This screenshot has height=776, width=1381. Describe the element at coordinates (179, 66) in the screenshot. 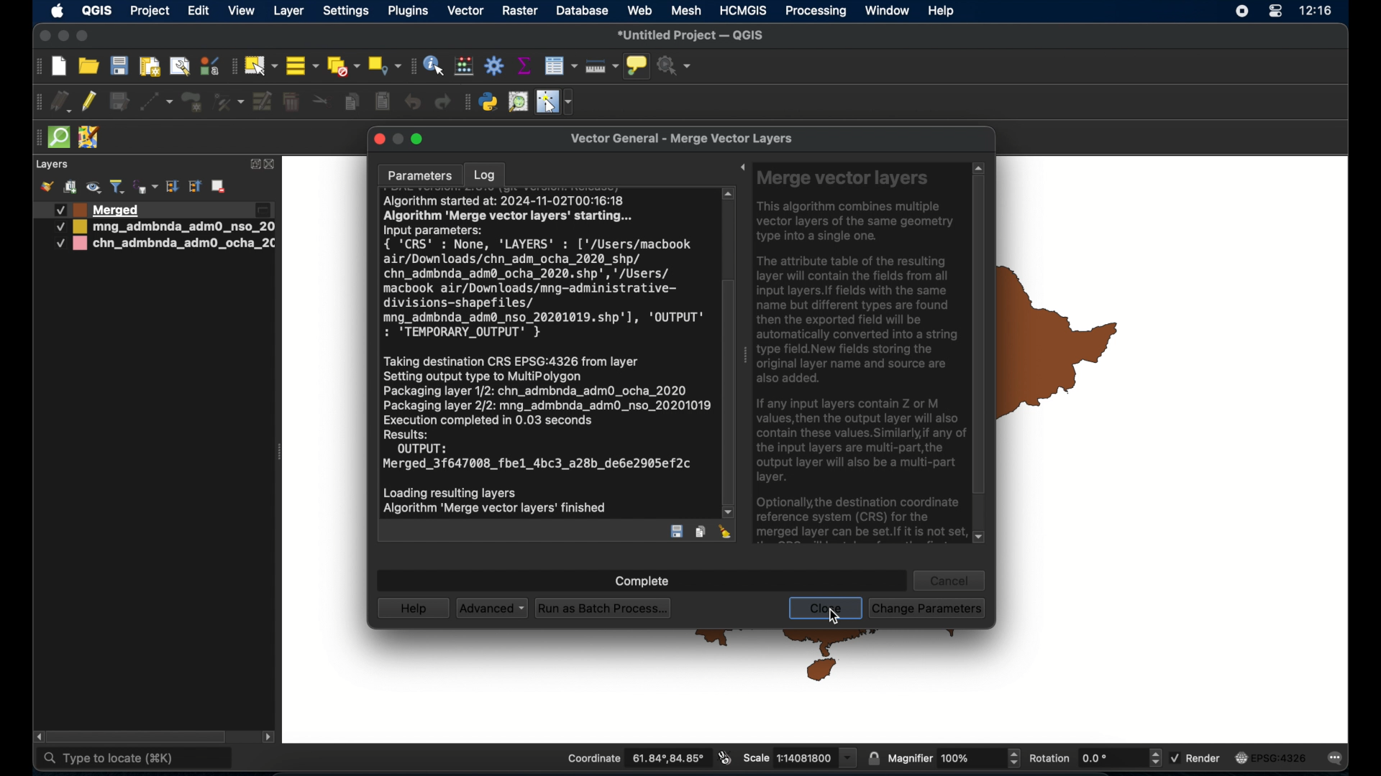

I see `open layout manager` at that location.